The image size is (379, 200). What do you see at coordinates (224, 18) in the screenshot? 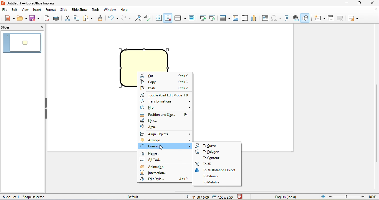
I see `table` at bounding box center [224, 18].